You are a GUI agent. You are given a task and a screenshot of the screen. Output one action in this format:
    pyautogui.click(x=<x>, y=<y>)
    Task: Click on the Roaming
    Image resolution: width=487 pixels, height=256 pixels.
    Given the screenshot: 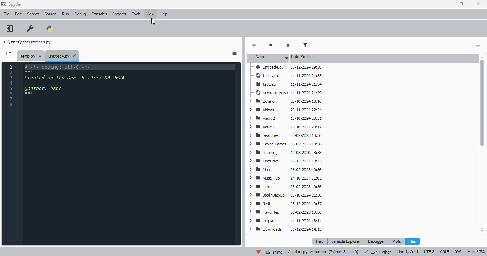 What is the action you would take?
    pyautogui.click(x=285, y=152)
    